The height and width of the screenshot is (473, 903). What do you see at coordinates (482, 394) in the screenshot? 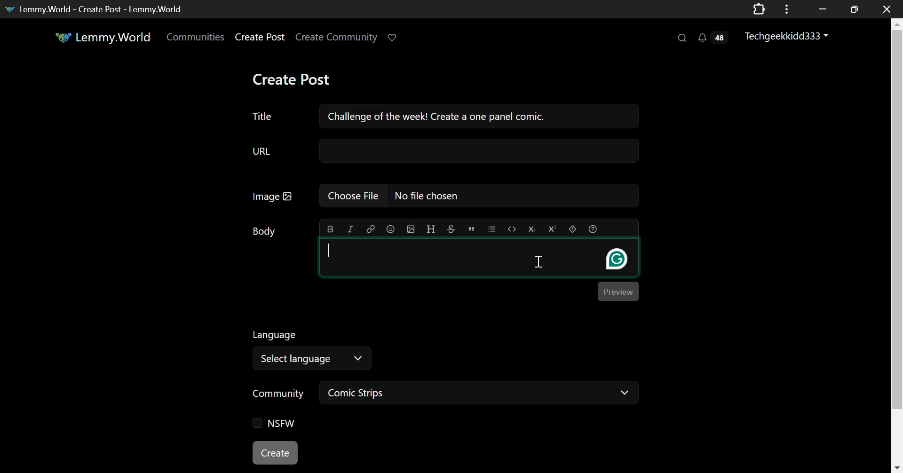
I see `Comic Strips` at bounding box center [482, 394].